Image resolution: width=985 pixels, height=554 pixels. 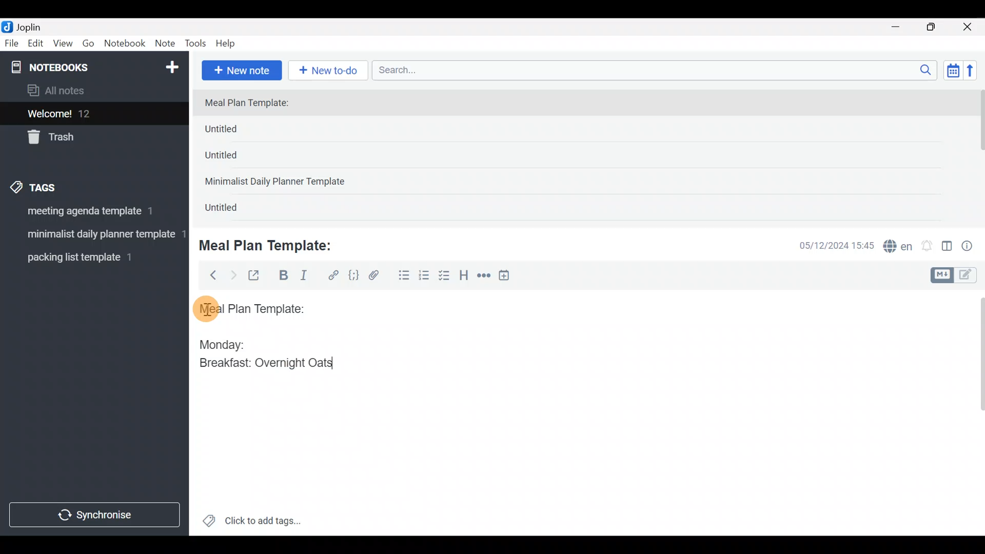 What do you see at coordinates (979, 155) in the screenshot?
I see `Scroll bar` at bounding box center [979, 155].